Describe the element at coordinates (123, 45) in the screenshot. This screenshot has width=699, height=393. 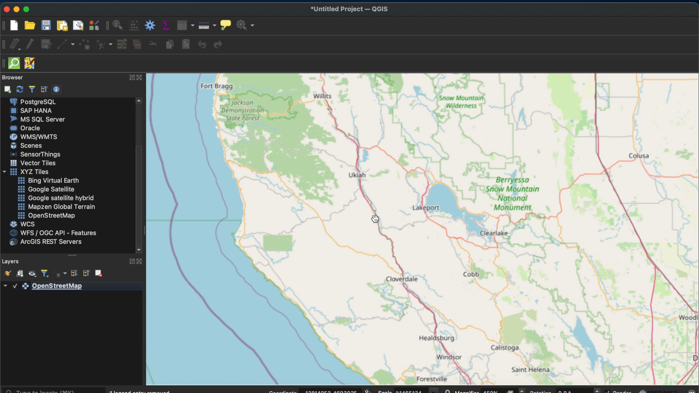
I see `modify attributes` at that location.